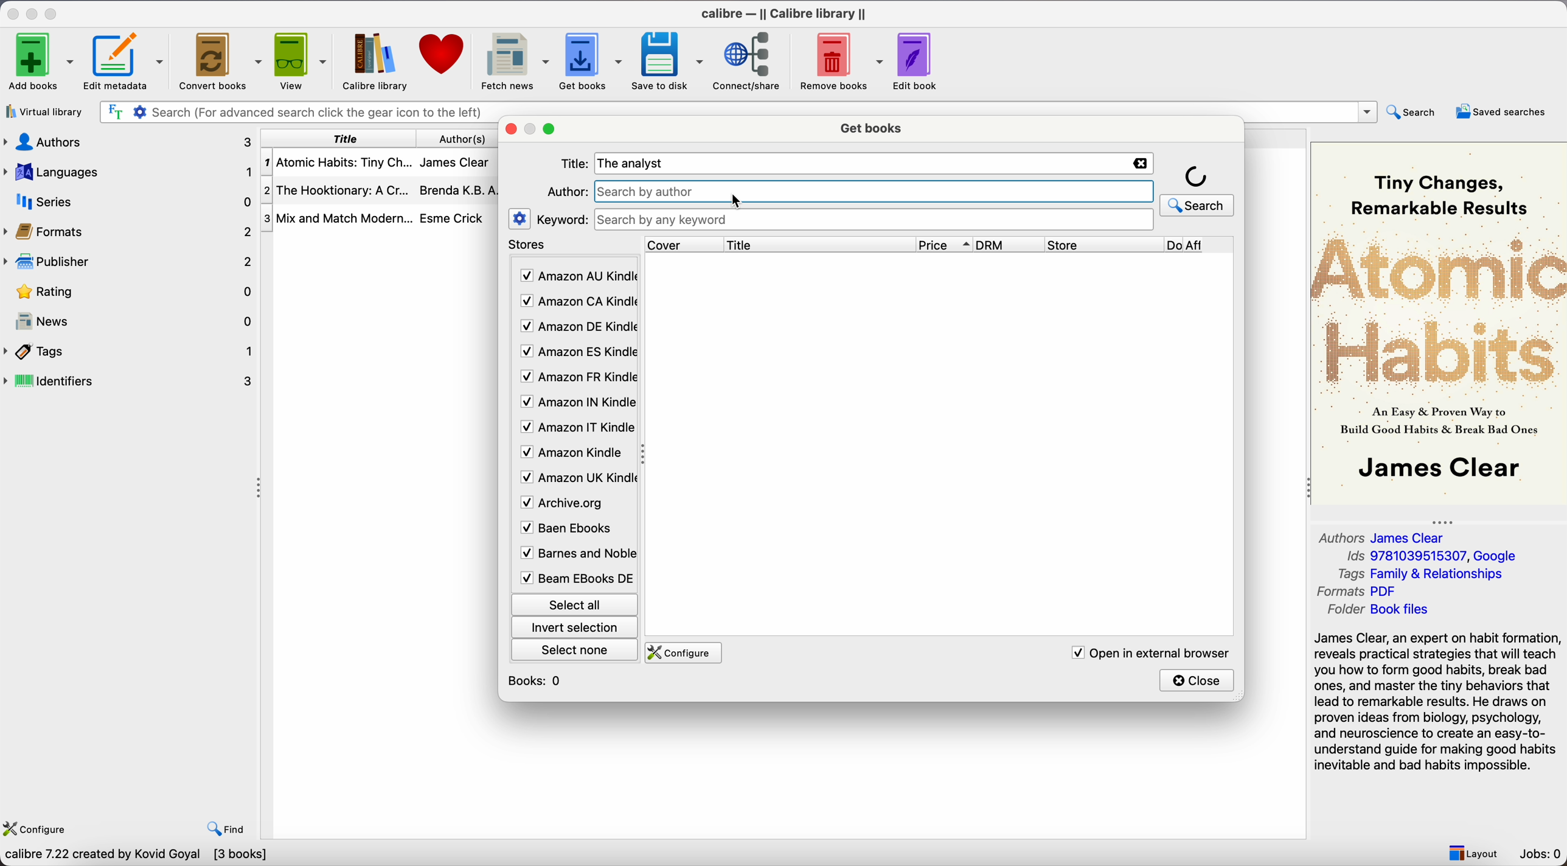 The image size is (1567, 866). What do you see at coordinates (782, 12) in the screenshot?
I see `Calibre - || Calibre library ||` at bounding box center [782, 12].